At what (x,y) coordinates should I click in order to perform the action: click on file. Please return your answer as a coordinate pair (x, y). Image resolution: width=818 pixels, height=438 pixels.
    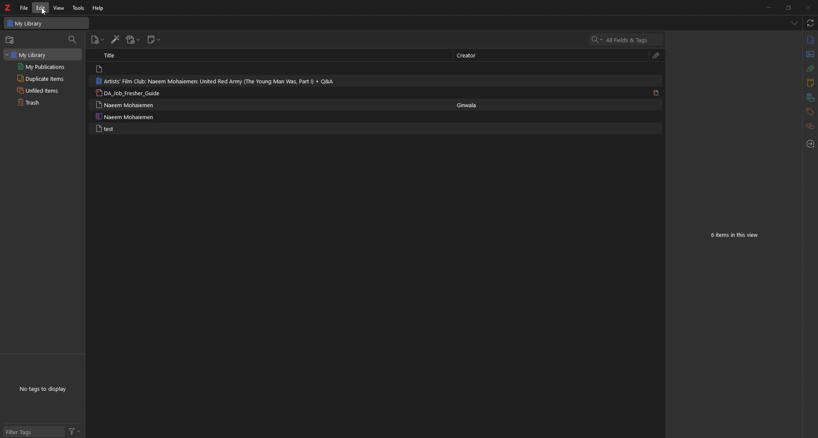
    Looking at the image, I should click on (24, 8).